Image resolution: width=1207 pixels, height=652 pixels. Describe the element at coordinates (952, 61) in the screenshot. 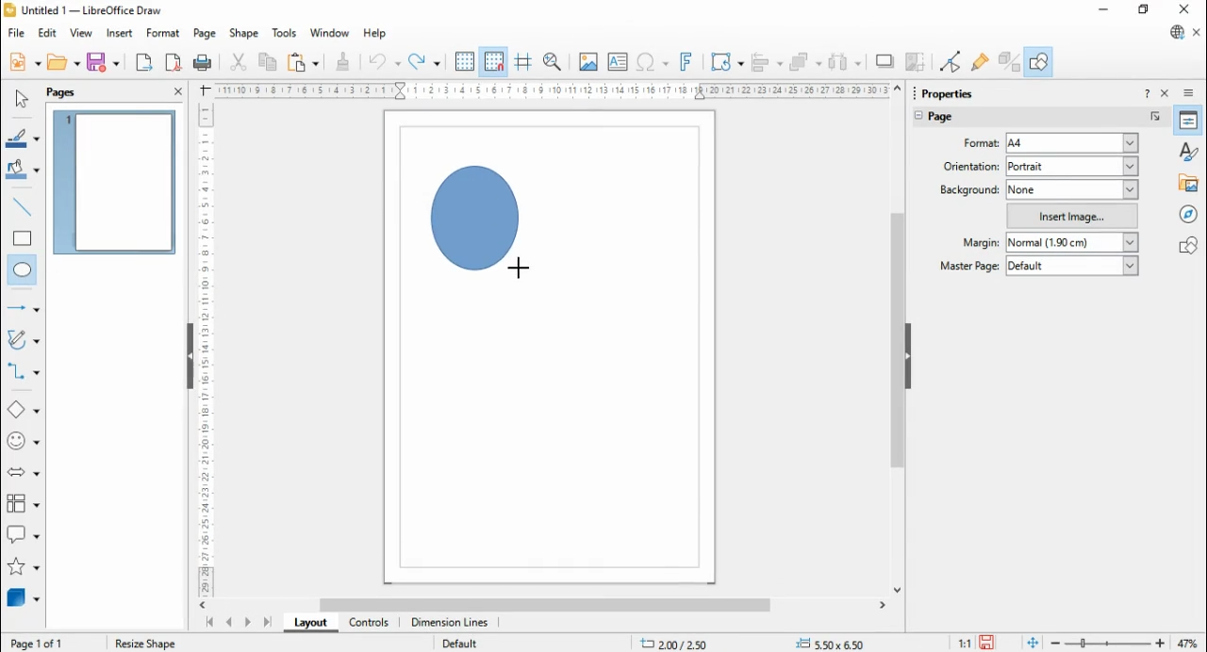

I see `toggle point edit mode` at that location.